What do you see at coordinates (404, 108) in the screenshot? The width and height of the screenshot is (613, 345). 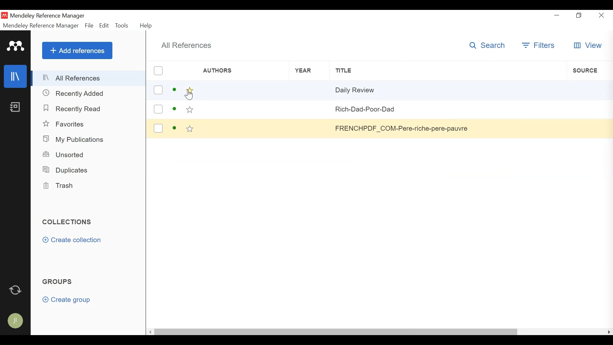 I see `Rich-Dad-Poor-Dad` at bounding box center [404, 108].